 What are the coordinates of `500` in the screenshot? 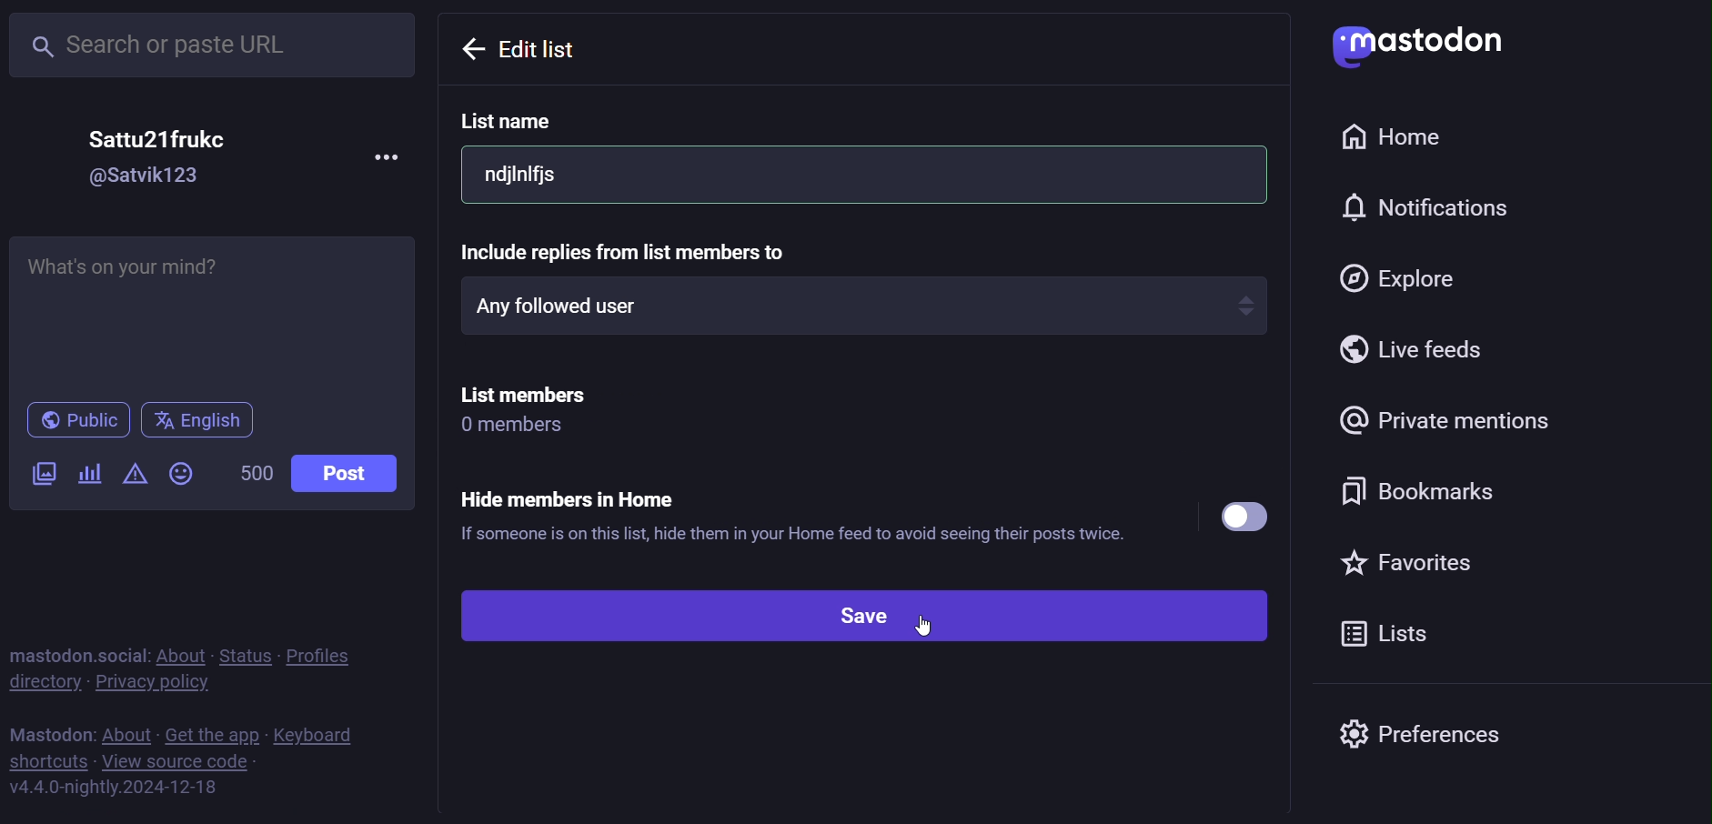 It's located at (257, 474).